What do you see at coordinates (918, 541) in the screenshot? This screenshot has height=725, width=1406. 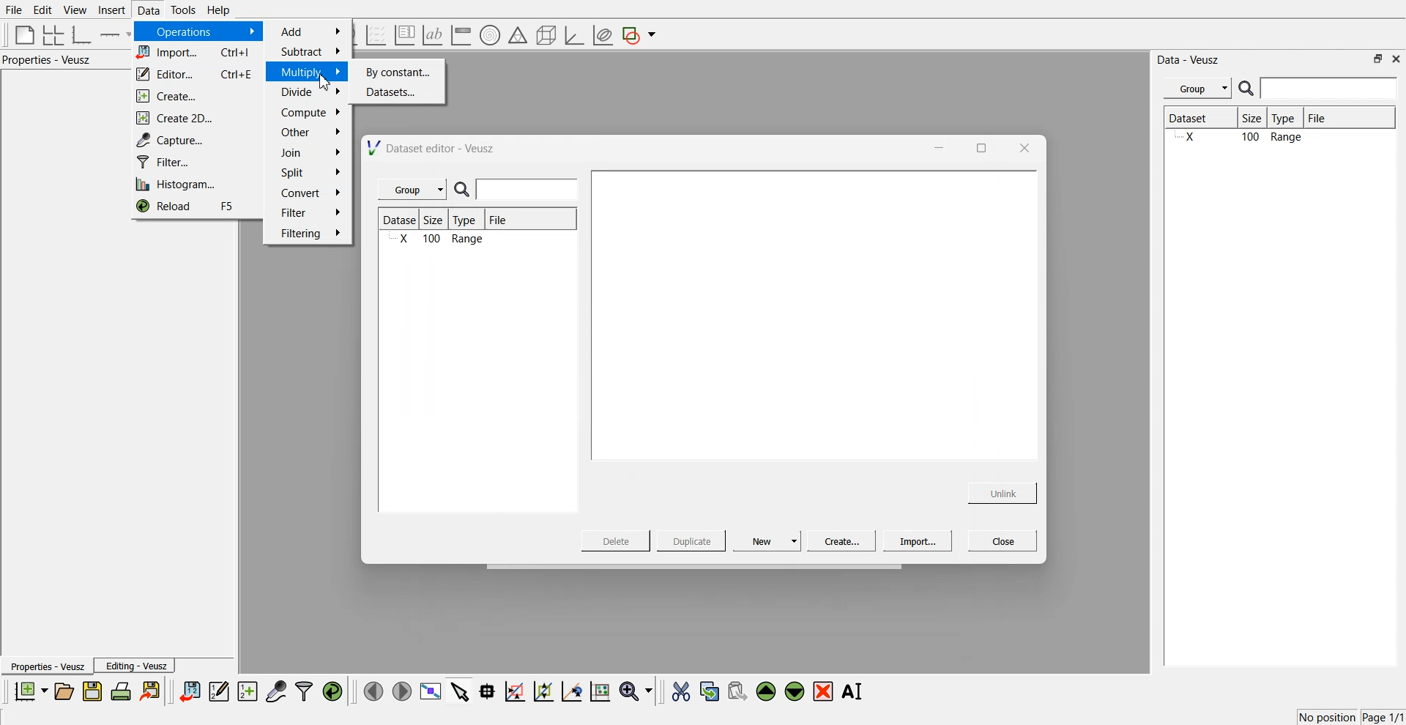 I see `Import...` at bounding box center [918, 541].